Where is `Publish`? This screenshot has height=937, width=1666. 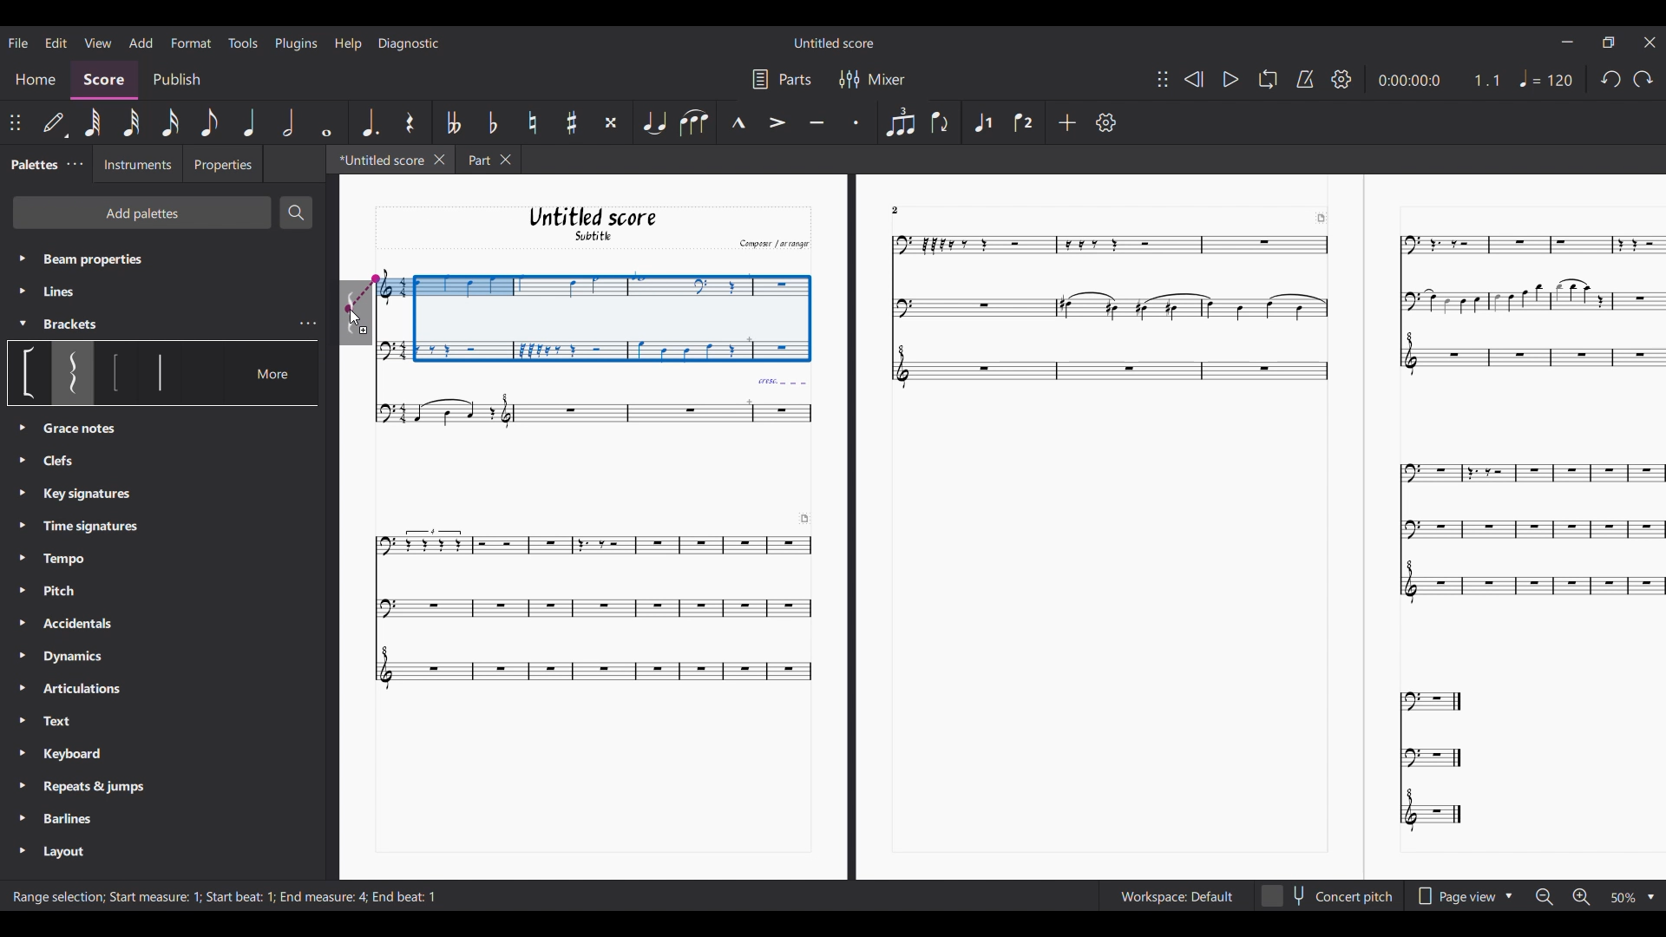 Publish is located at coordinates (175, 79).